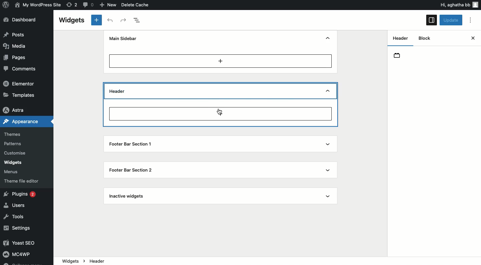 This screenshot has height=265, width=481. What do you see at coordinates (128, 90) in the screenshot?
I see `Header` at bounding box center [128, 90].